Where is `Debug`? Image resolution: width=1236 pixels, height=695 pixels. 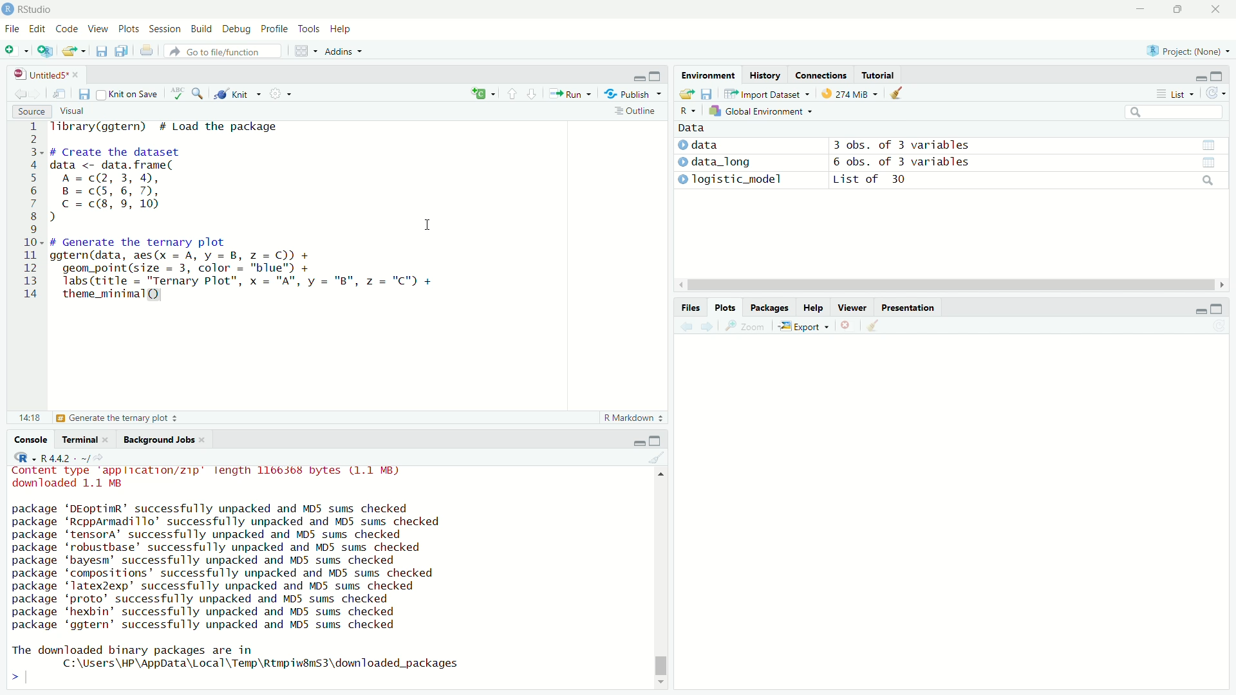 Debug is located at coordinates (234, 30).